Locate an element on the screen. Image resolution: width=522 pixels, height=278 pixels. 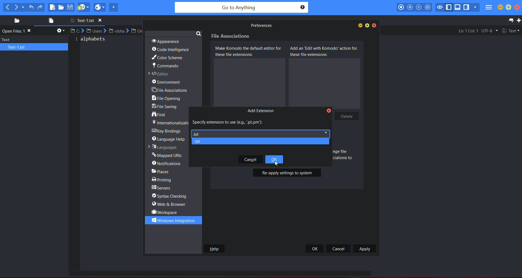
file name is located at coordinates (88, 21).